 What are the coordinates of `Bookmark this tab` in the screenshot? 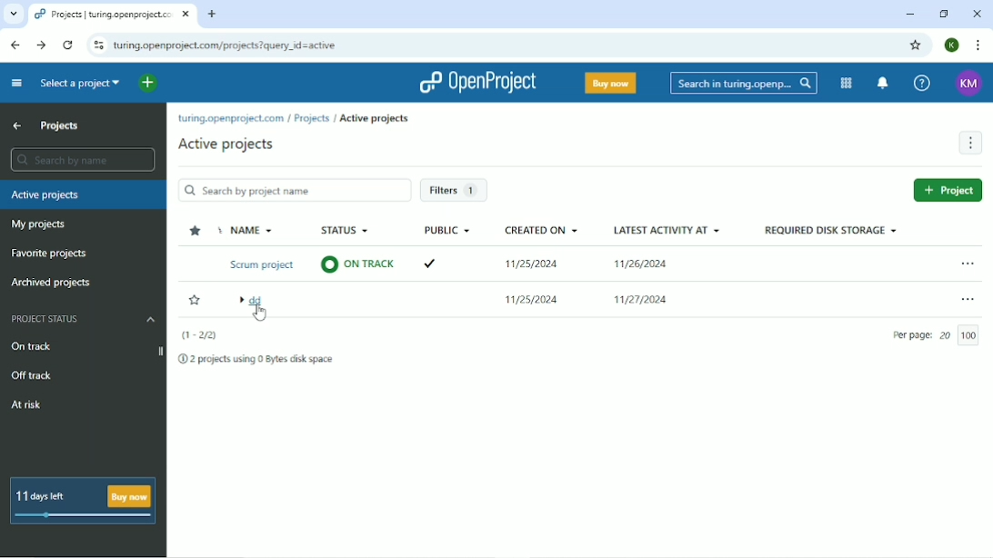 It's located at (914, 44).